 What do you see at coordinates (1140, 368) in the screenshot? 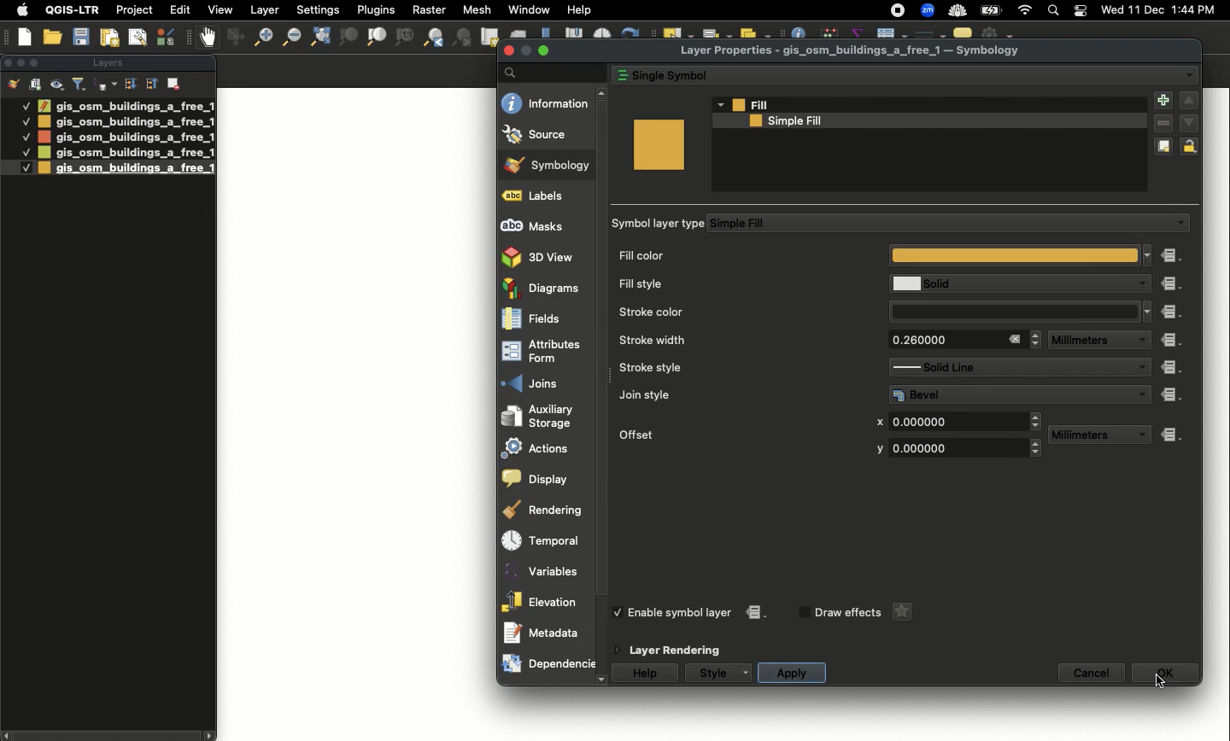
I see `Drop down` at bounding box center [1140, 368].